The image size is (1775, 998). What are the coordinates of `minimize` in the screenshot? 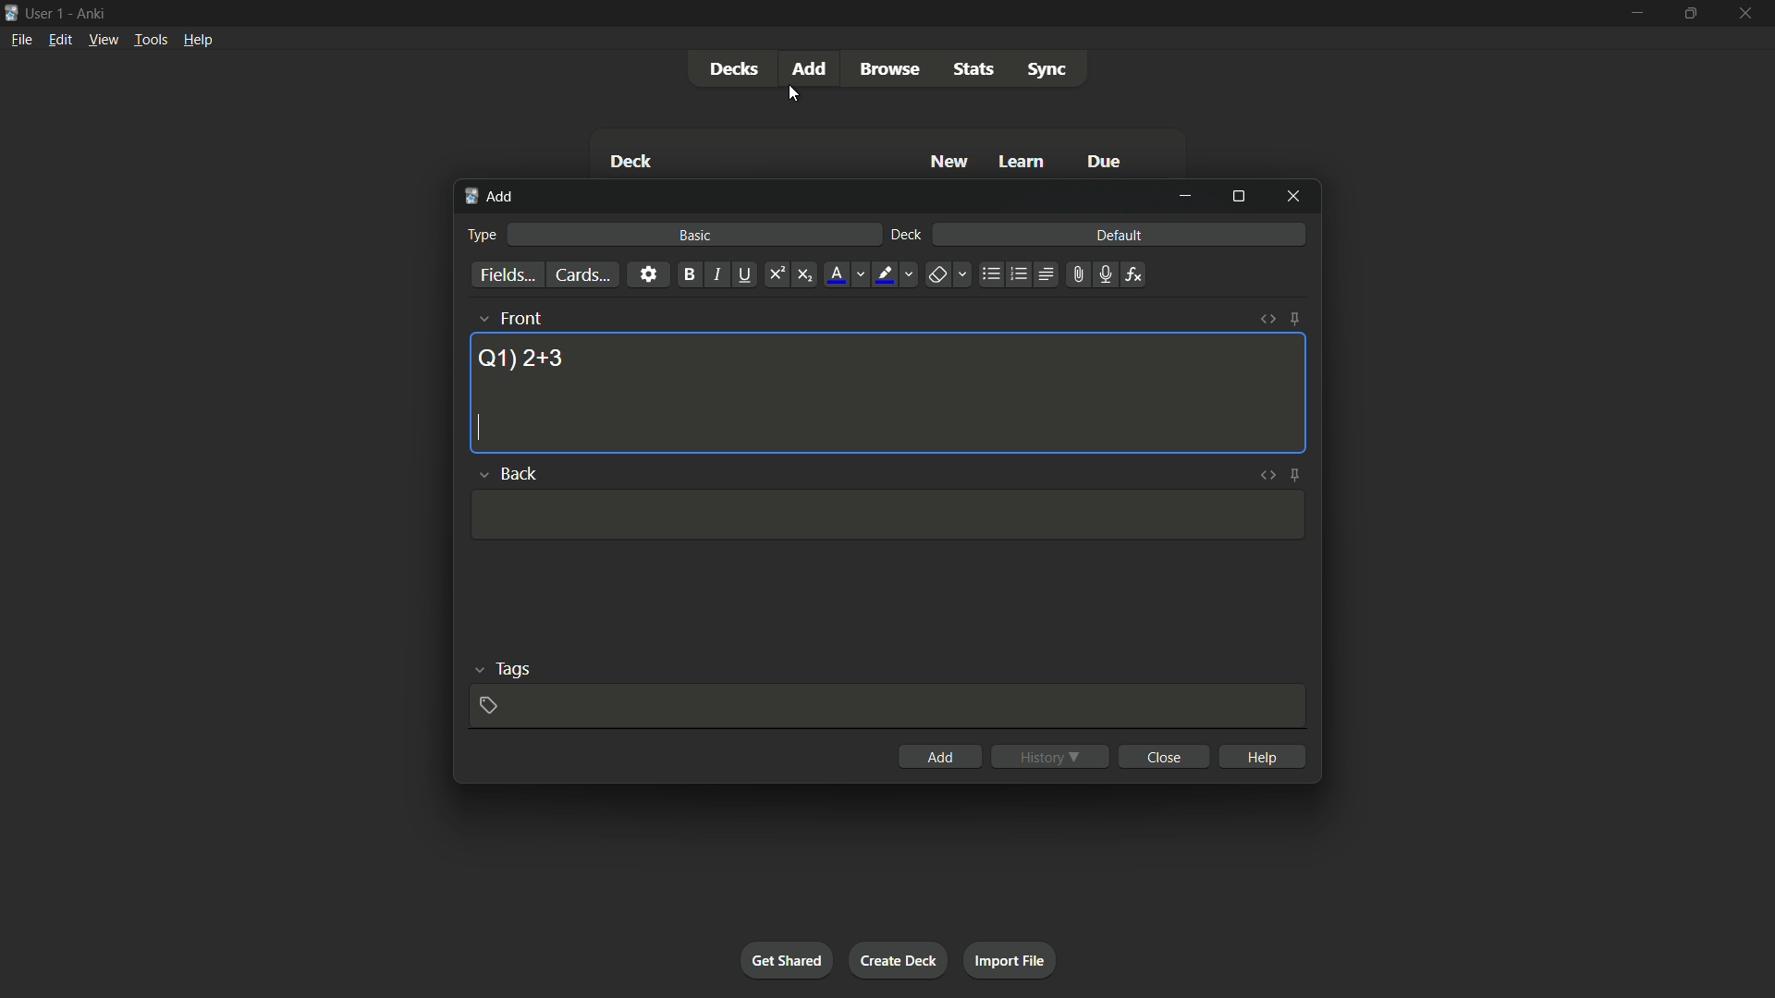 It's located at (1185, 196).